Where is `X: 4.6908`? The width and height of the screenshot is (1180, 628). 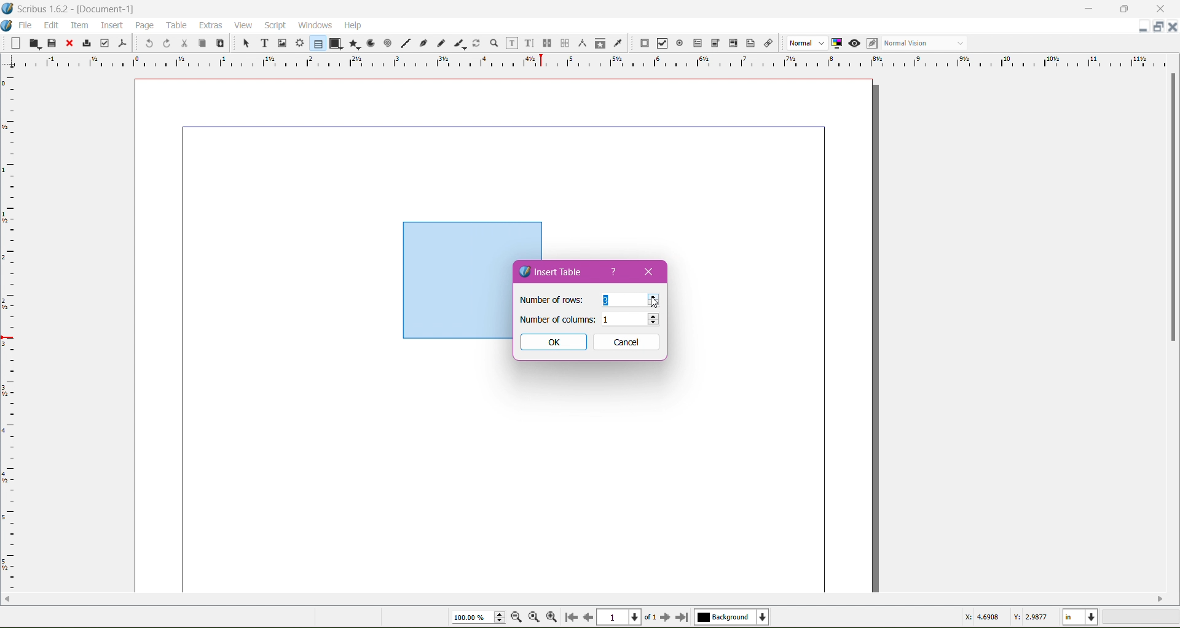 X: 4.6908 is located at coordinates (982, 618).